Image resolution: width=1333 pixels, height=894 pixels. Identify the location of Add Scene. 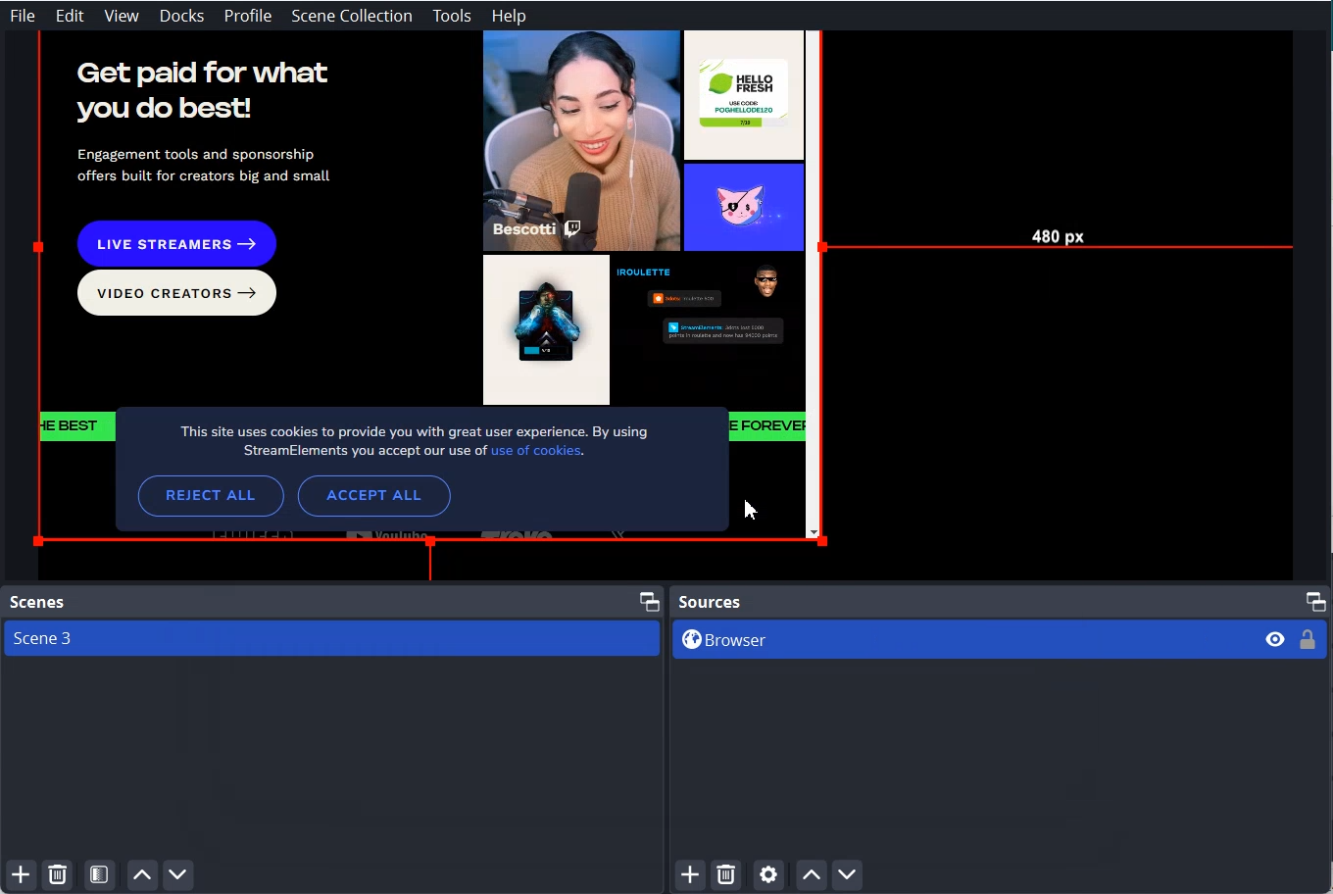
(18, 876).